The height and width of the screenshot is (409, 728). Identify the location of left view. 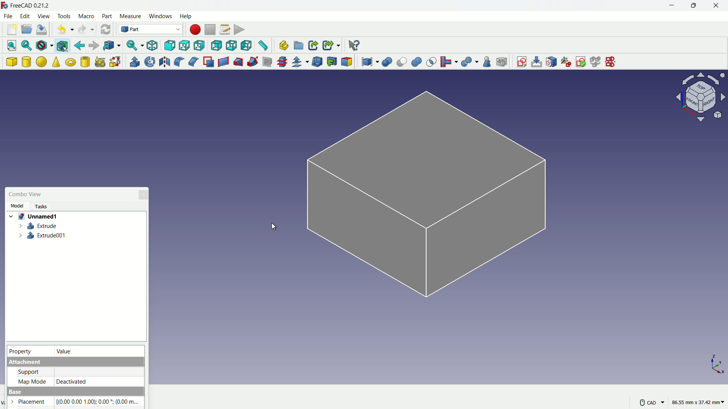
(246, 45).